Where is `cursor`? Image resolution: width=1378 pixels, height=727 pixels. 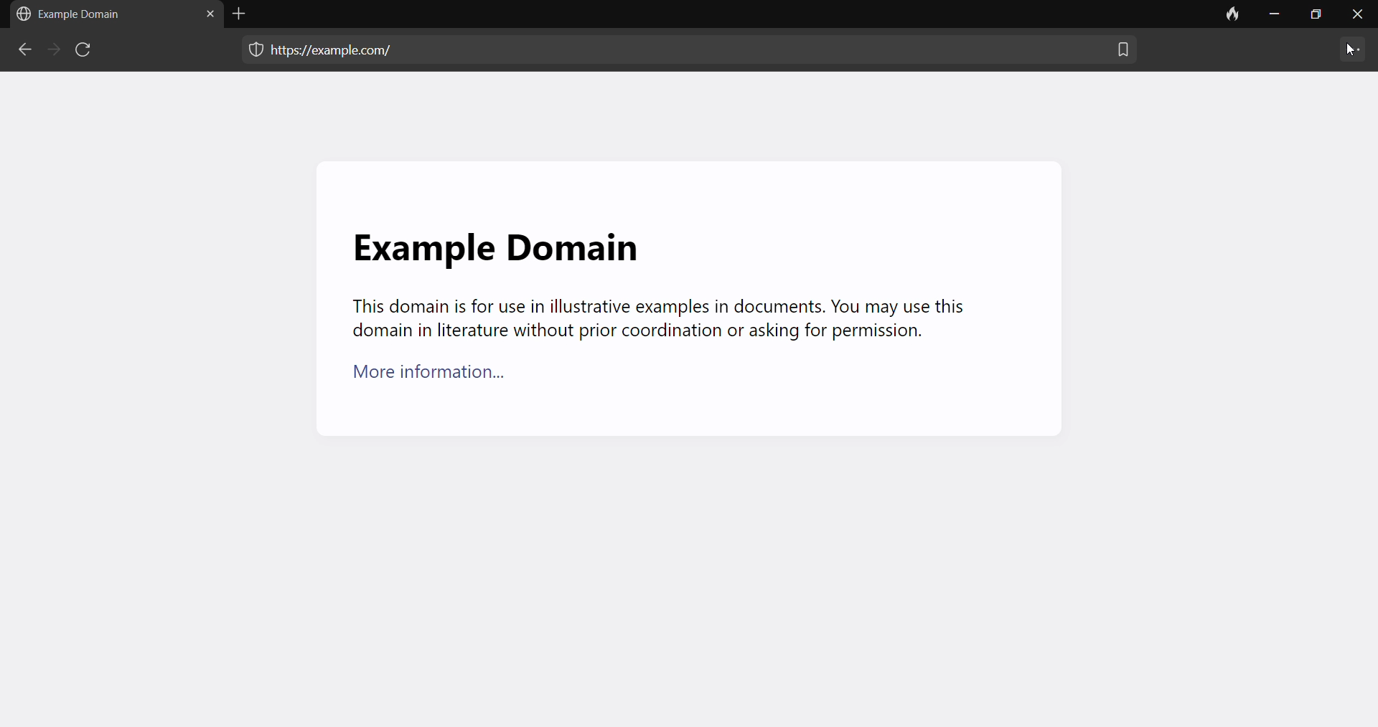 cursor is located at coordinates (1346, 51).